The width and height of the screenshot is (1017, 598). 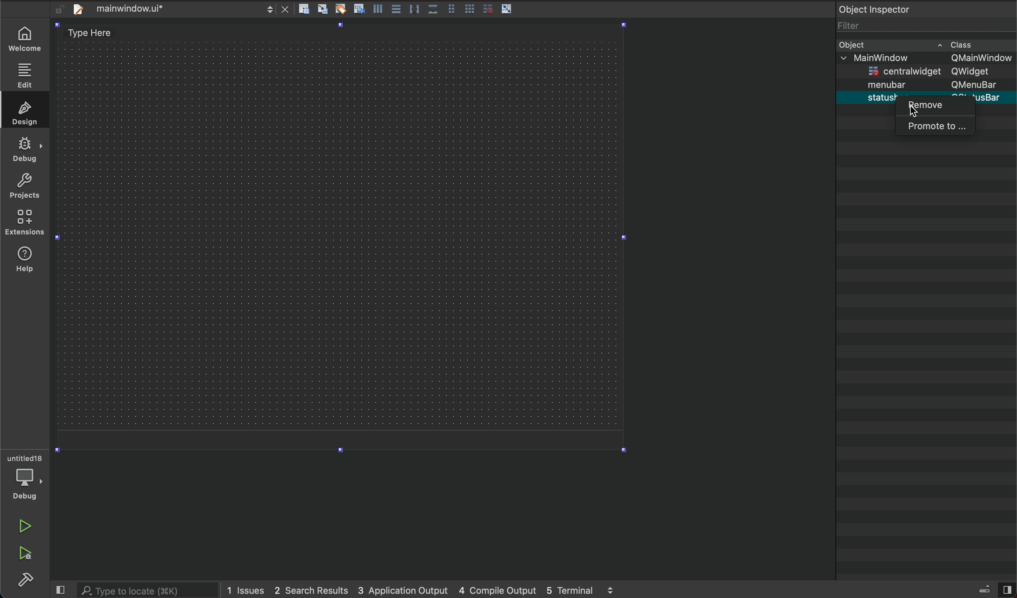 I want to click on design area, so click(x=345, y=250).